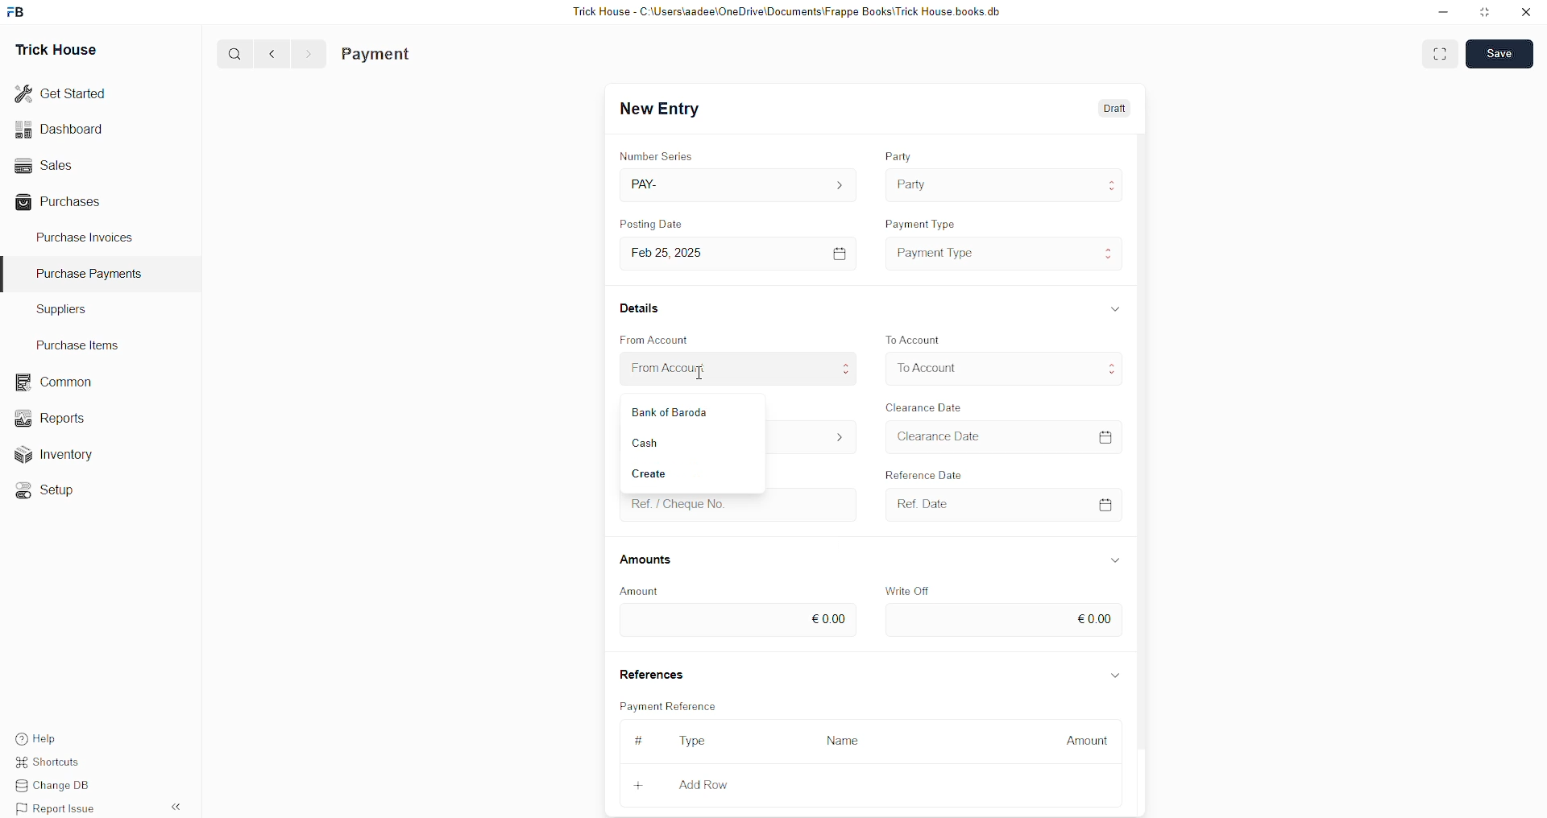 The width and height of the screenshot is (1547, 818). Describe the element at coordinates (916, 503) in the screenshot. I see `Ref Date` at that location.